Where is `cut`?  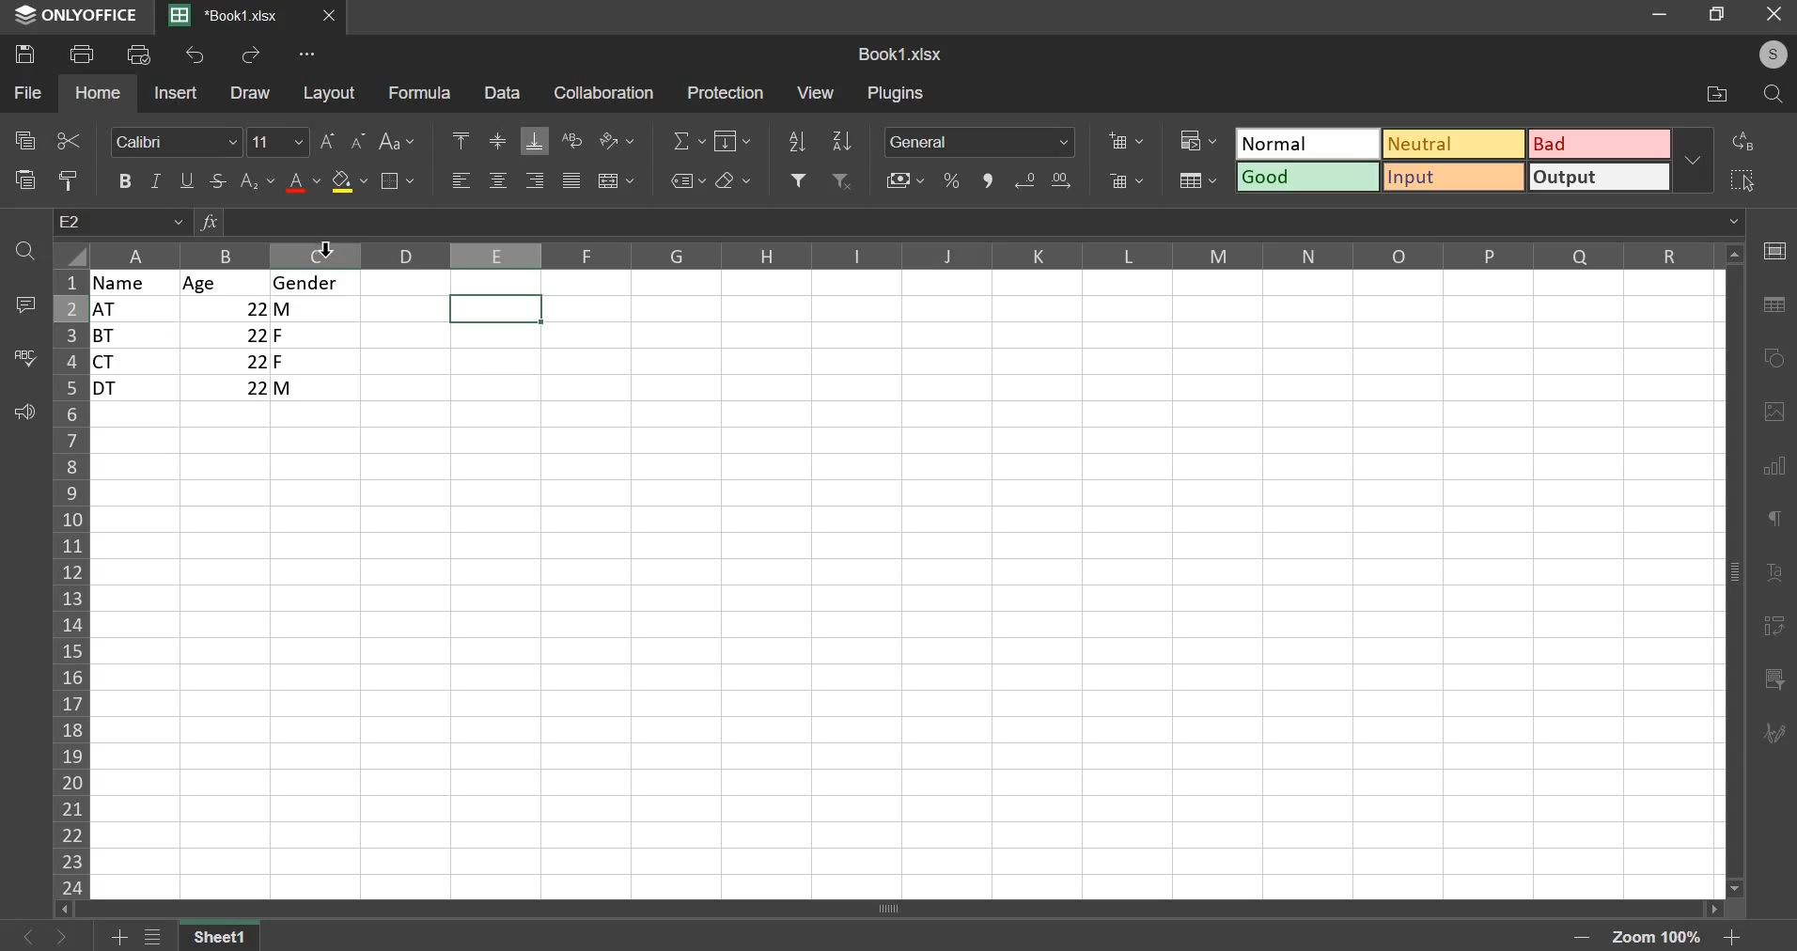
cut is located at coordinates (69, 141).